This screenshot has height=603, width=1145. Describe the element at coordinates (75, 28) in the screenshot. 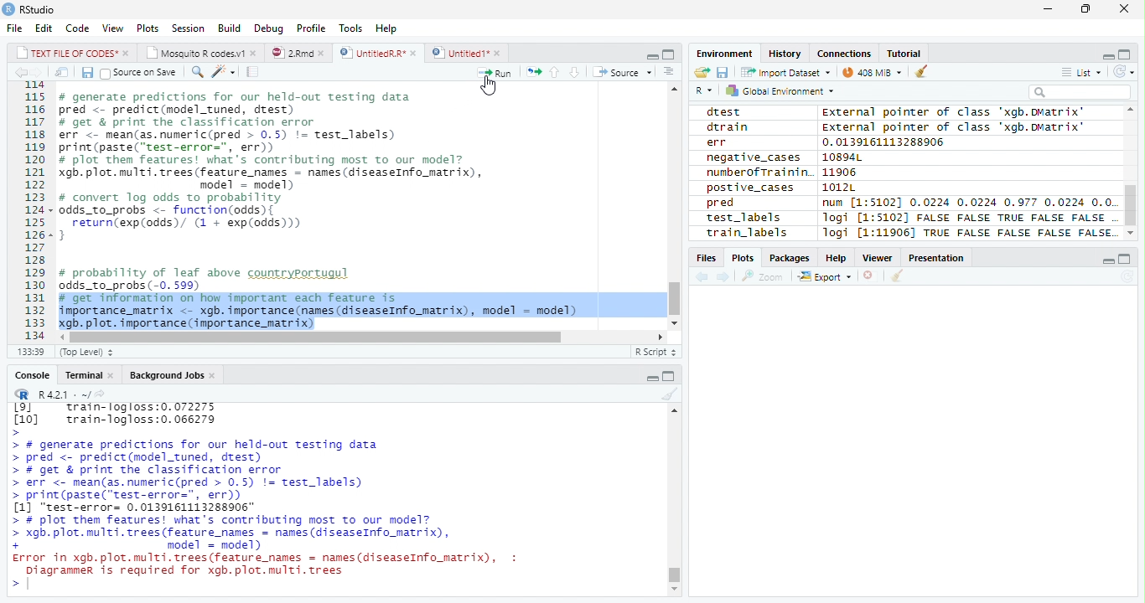

I see `Code` at that location.